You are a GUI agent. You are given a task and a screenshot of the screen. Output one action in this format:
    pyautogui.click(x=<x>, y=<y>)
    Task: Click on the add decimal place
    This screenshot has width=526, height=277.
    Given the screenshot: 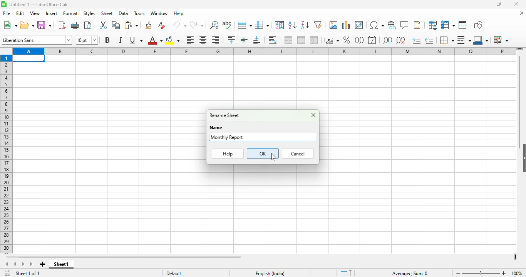 What is the action you would take?
    pyautogui.click(x=387, y=40)
    